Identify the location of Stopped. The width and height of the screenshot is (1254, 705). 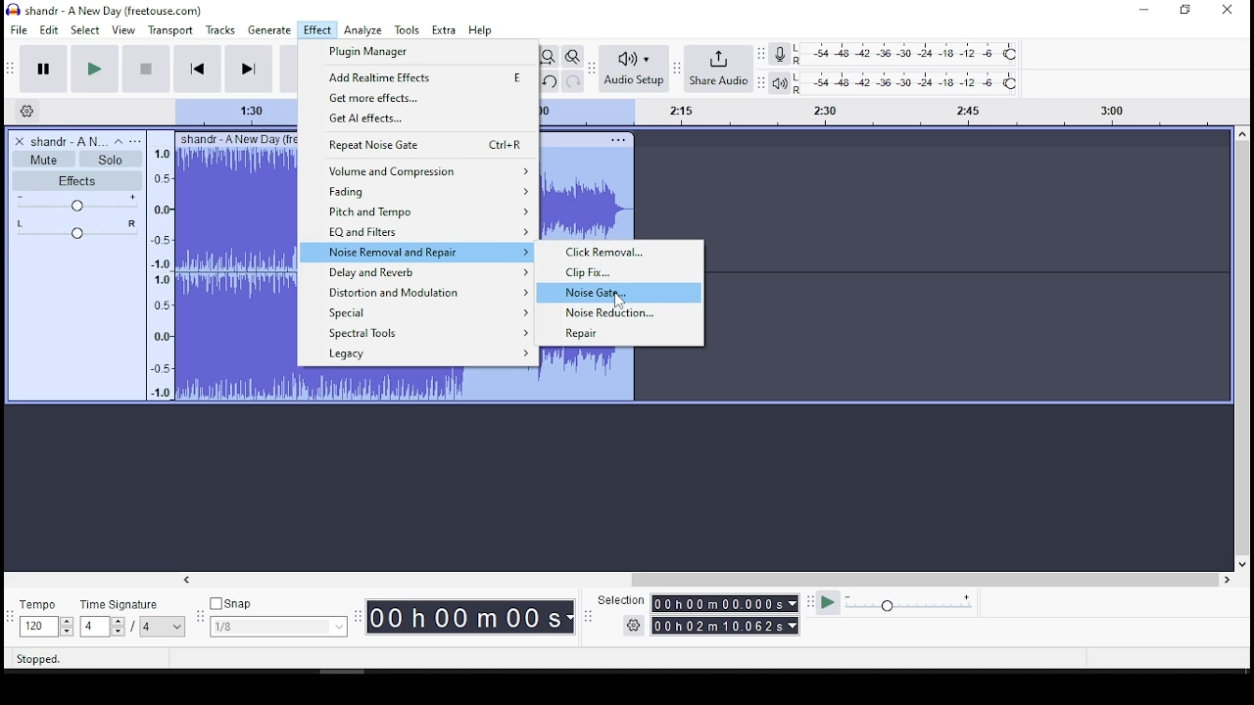
(40, 660).